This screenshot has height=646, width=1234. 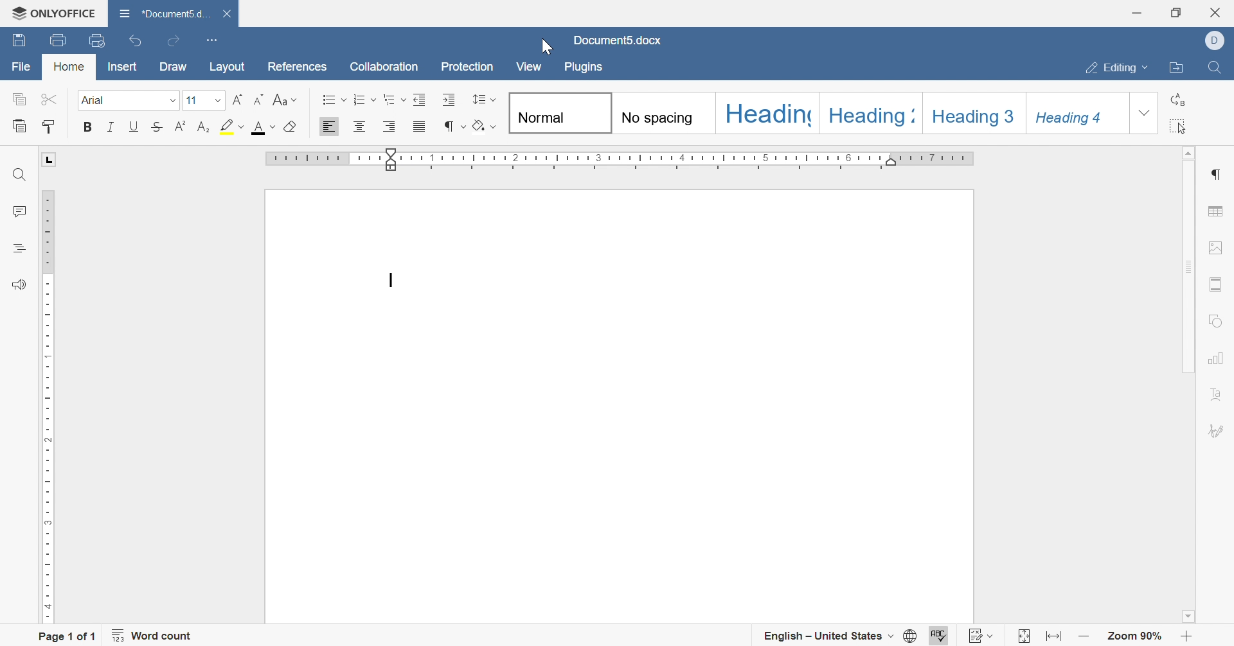 I want to click on restore down, so click(x=1176, y=12).